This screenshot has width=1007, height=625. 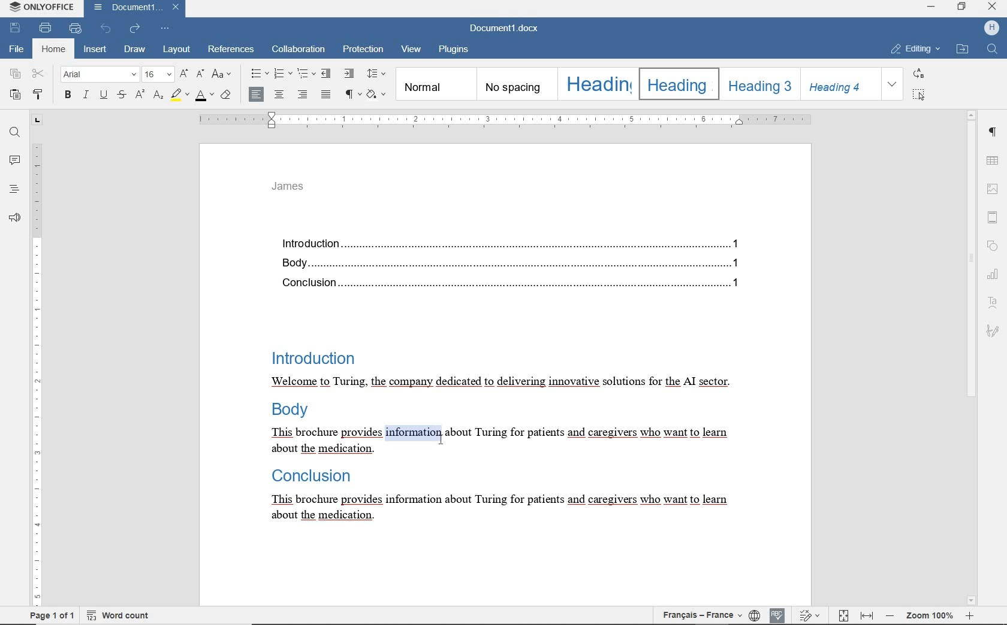 What do you see at coordinates (86, 96) in the screenshot?
I see `ITALIC` at bounding box center [86, 96].